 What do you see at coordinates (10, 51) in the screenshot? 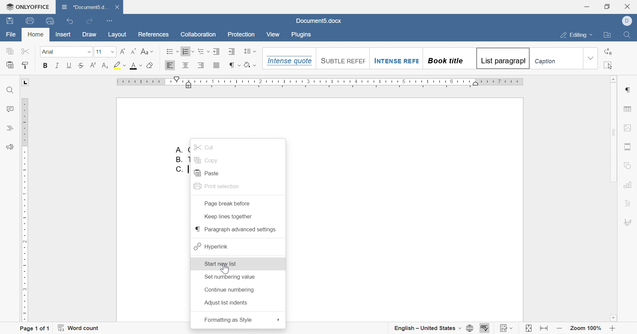
I see `copy` at bounding box center [10, 51].